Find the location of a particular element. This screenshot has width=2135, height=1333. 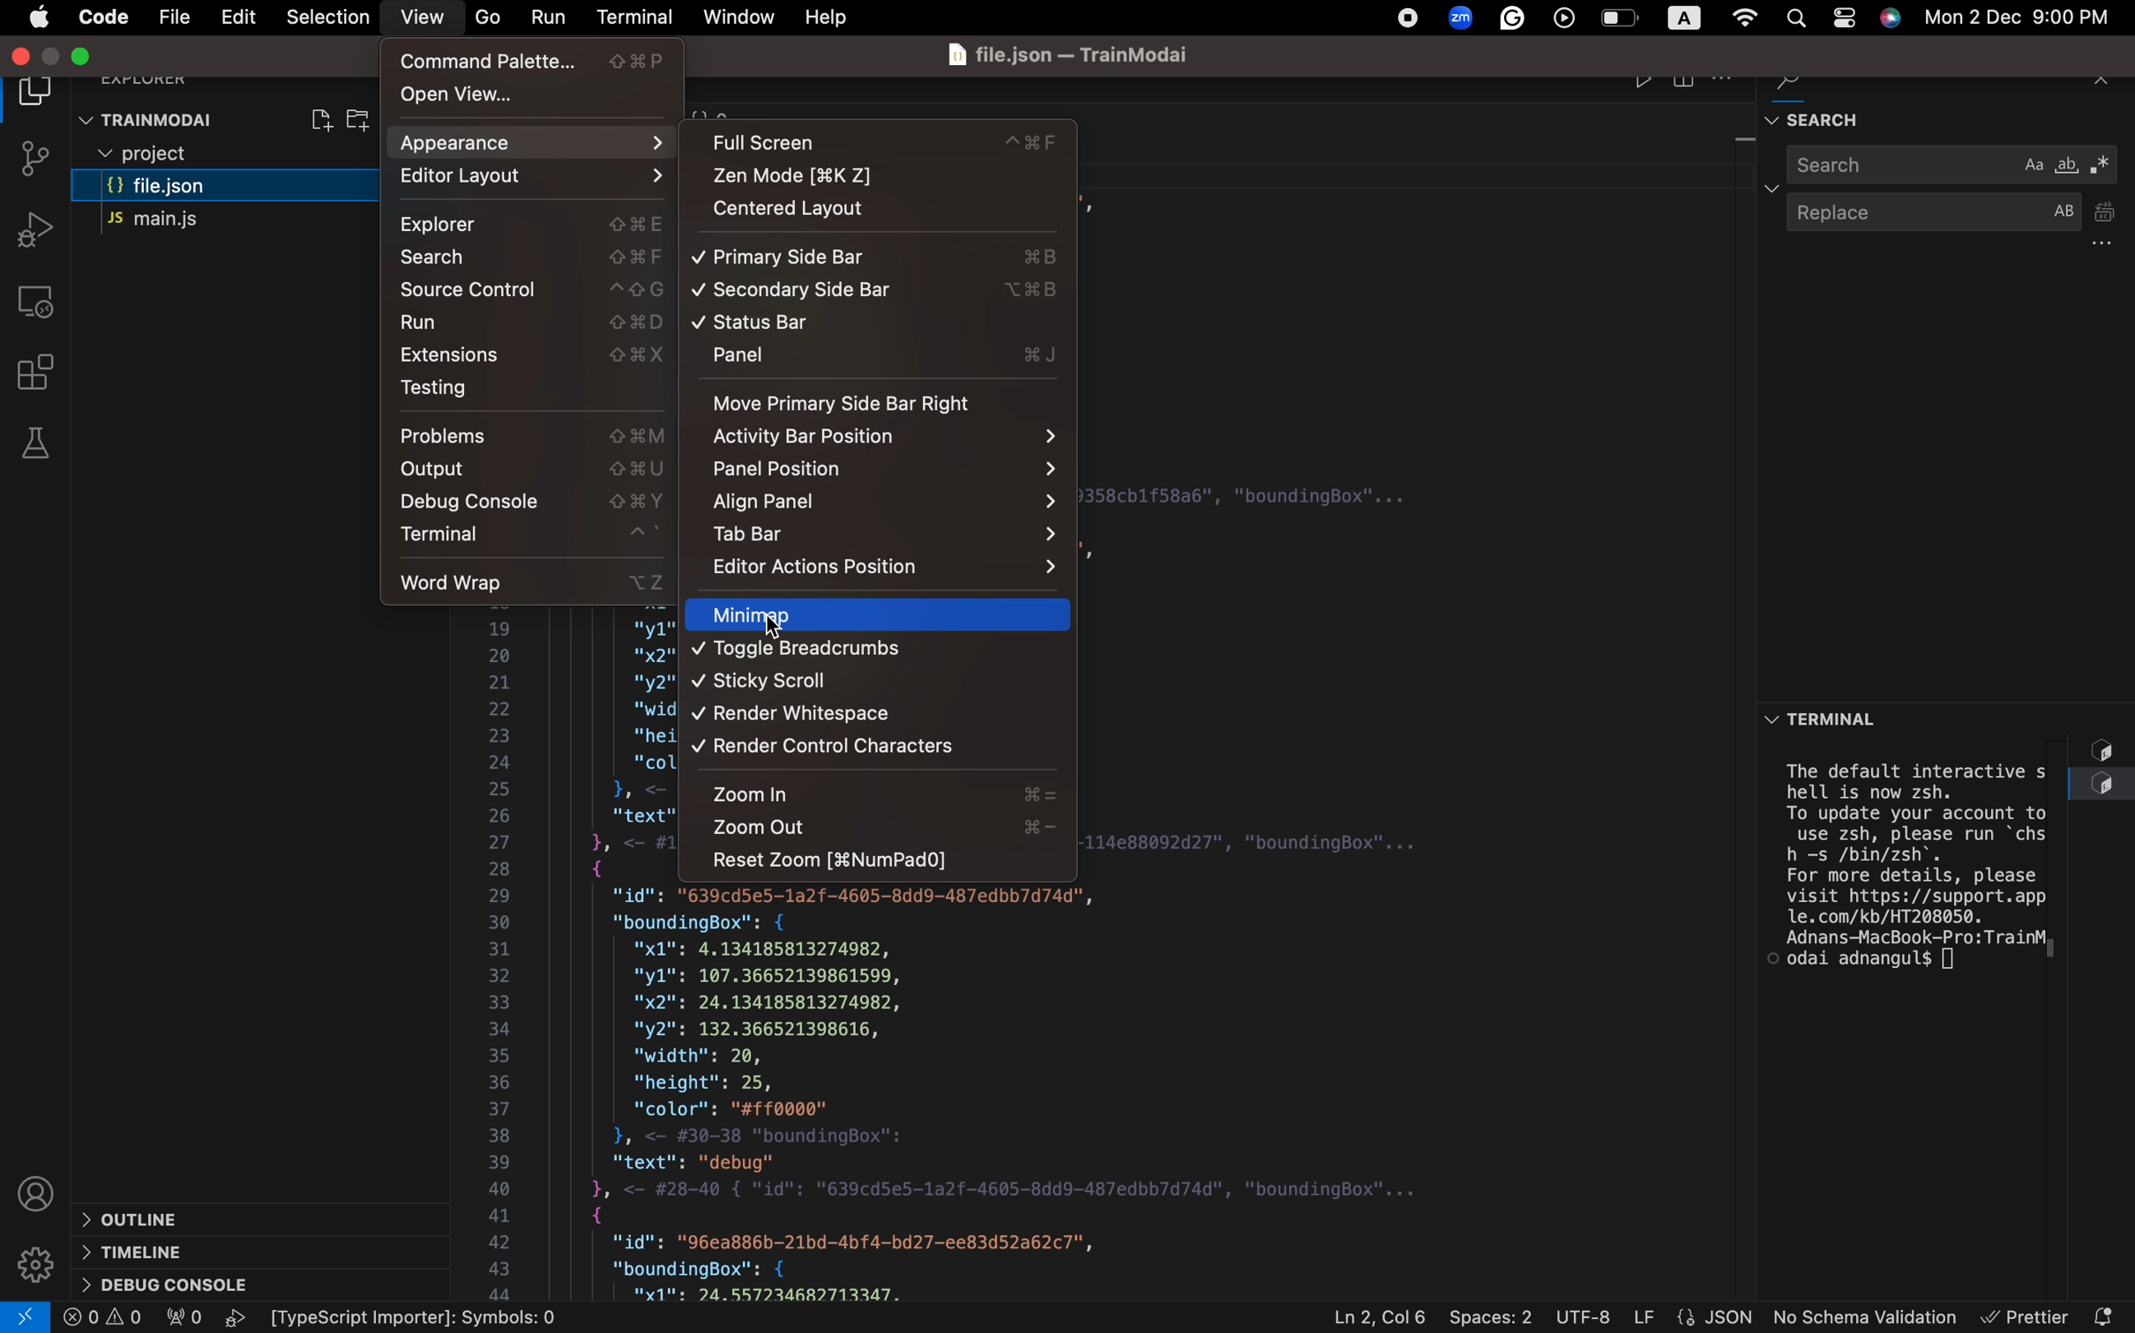

file properties is located at coordinates (1691, 1318).